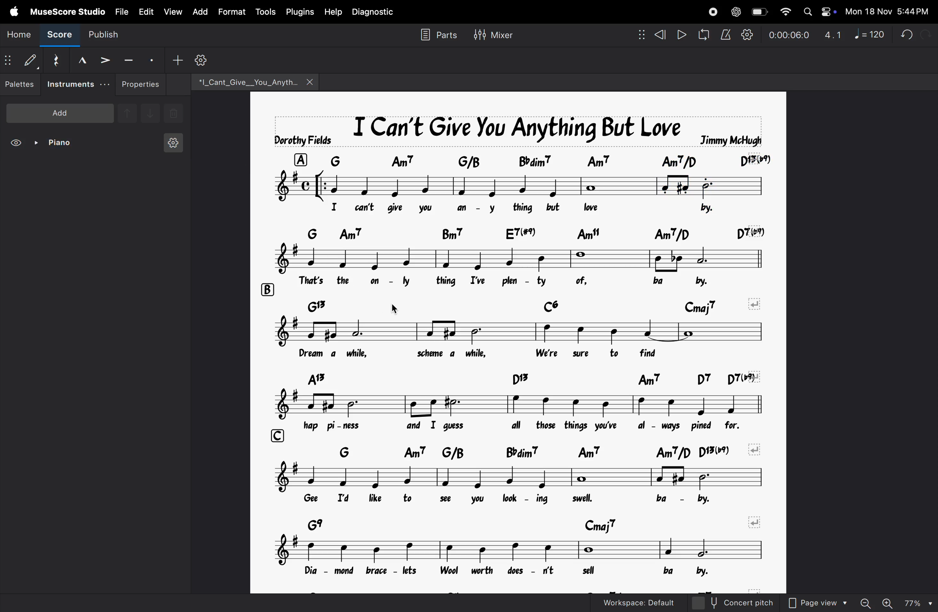 This screenshot has width=938, height=612. I want to click on note 120, so click(869, 35).